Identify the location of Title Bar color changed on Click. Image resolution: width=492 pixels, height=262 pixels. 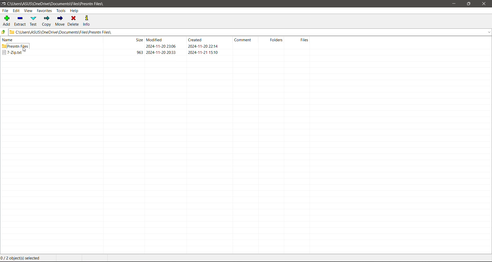
(178, 3).